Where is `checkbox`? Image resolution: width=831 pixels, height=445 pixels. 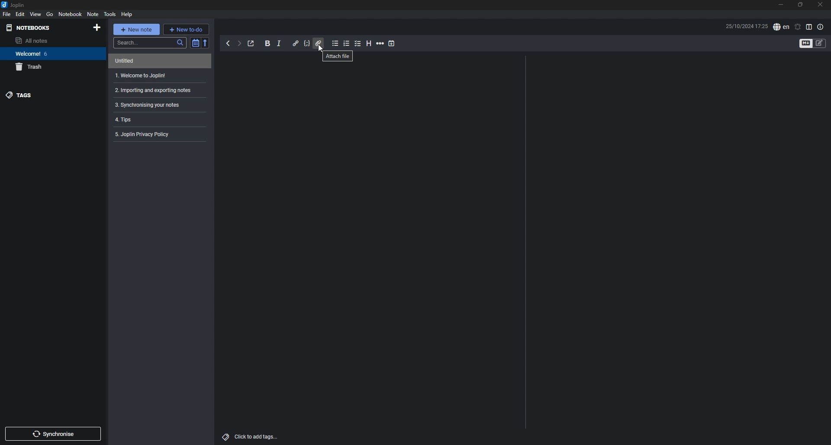
checkbox is located at coordinates (358, 44).